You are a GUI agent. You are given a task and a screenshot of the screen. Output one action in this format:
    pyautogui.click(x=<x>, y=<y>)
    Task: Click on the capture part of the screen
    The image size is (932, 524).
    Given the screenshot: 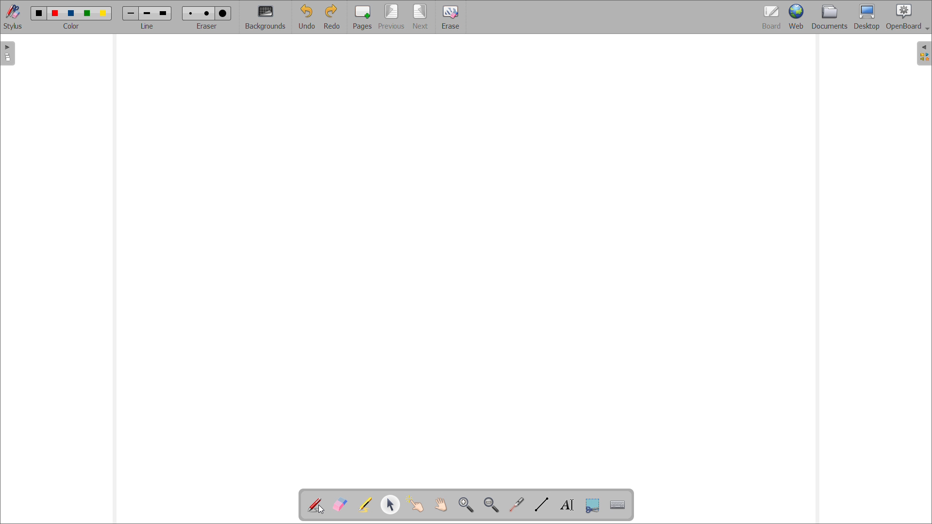 What is the action you would take?
    pyautogui.click(x=593, y=505)
    